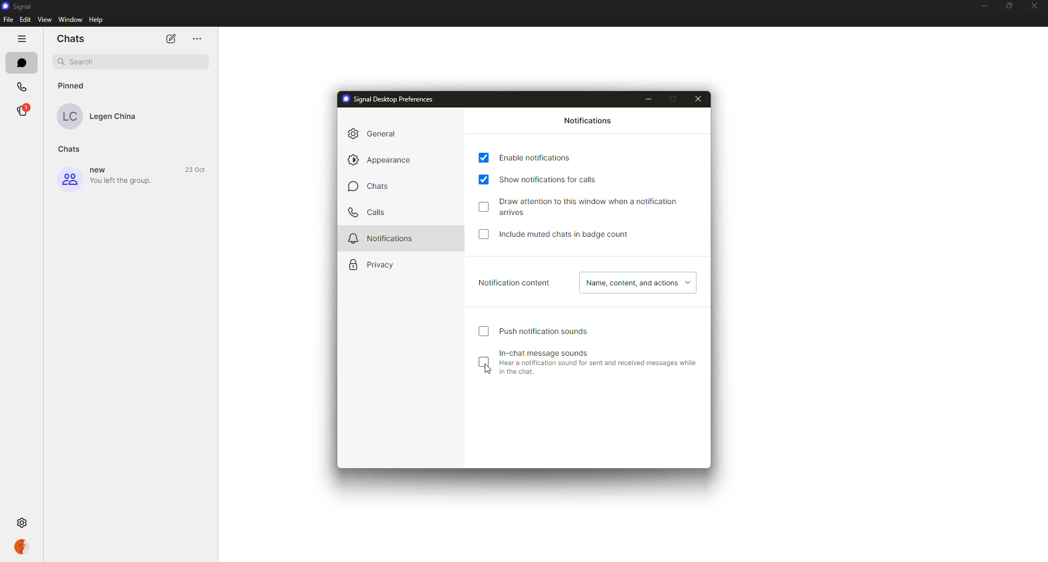 This screenshot has width=1048, height=562. Describe the element at coordinates (640, 283) in the screenshot. I see `name content, and actions` at that location.